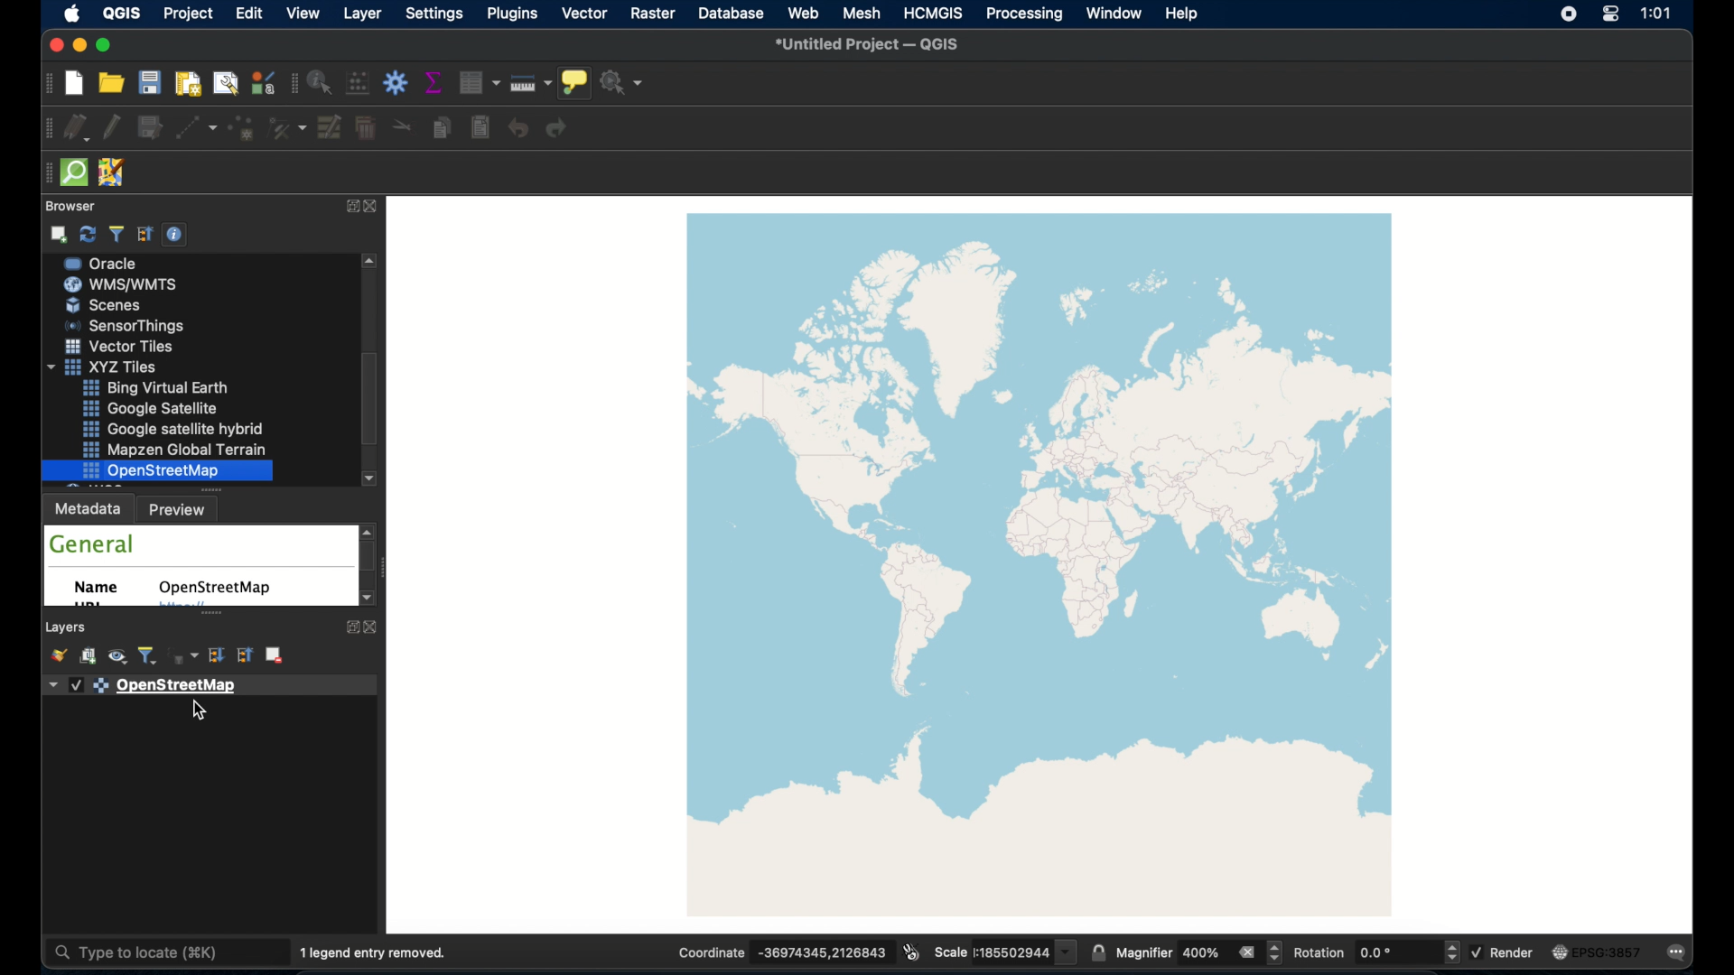  I want to click on maximize, so click(106, 46).